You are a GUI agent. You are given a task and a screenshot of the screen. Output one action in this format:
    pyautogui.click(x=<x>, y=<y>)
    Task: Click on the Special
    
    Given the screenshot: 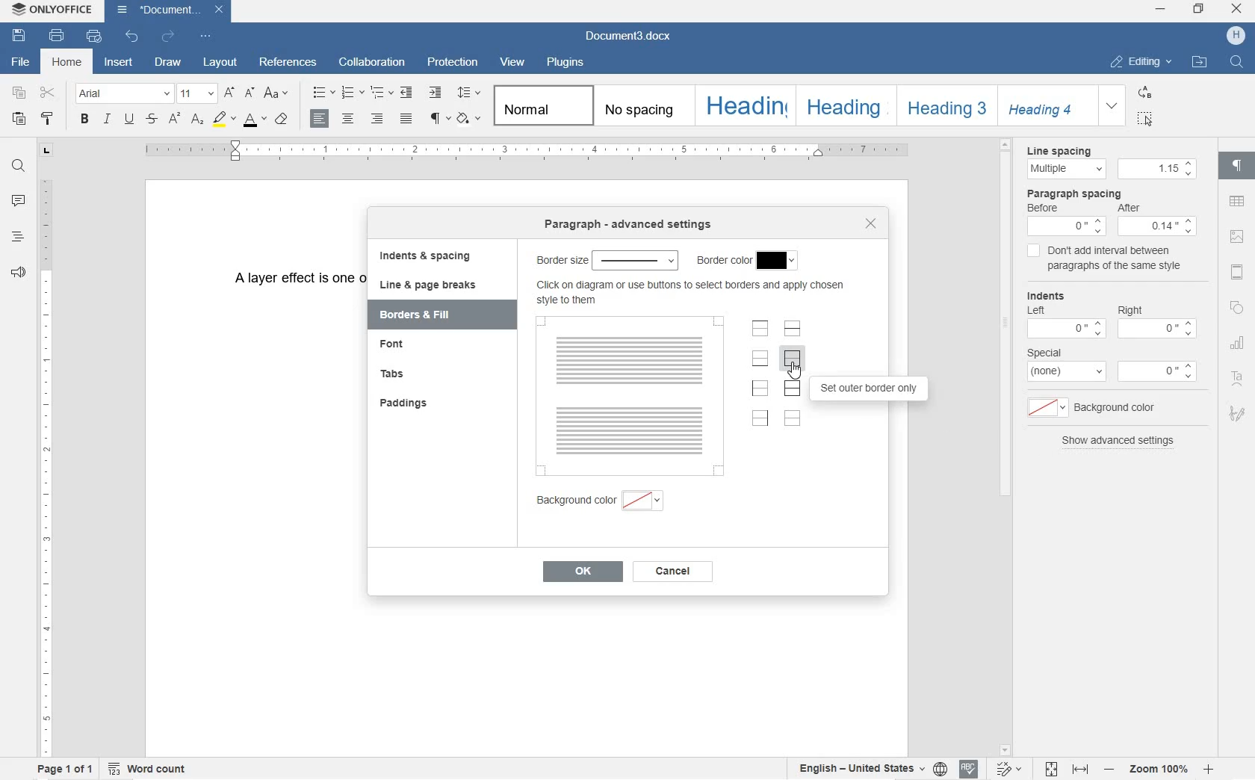 What is the action you would take?
    pyautogui.click(x=1066, y=362)
    